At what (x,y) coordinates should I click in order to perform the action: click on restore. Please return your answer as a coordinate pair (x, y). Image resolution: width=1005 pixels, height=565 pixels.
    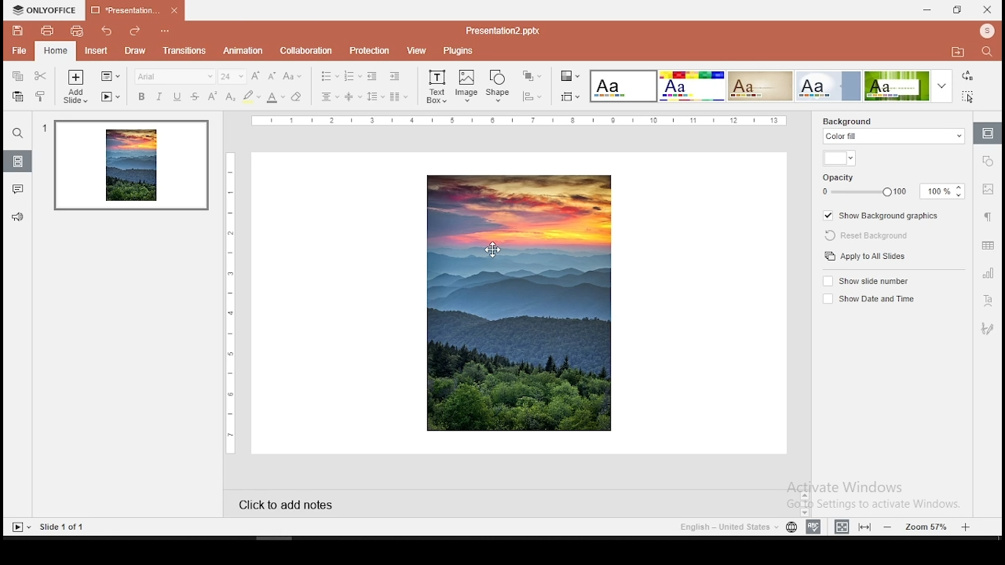
    Looking at the image, I should click on (956, 9).